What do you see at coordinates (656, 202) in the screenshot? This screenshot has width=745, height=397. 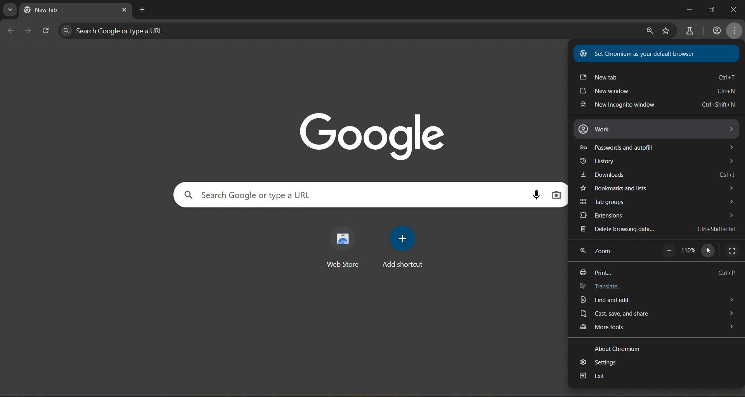 I see `tab groups` at bounding box center [656, 202].